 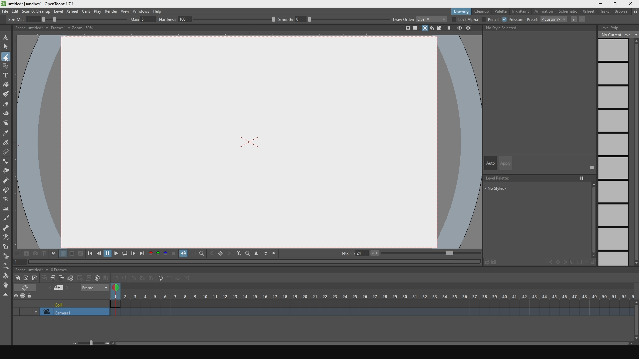 What do you see at coordinates (248, 254) in the screenshot?
I see `zoom out` at bounding box center [248, 254].